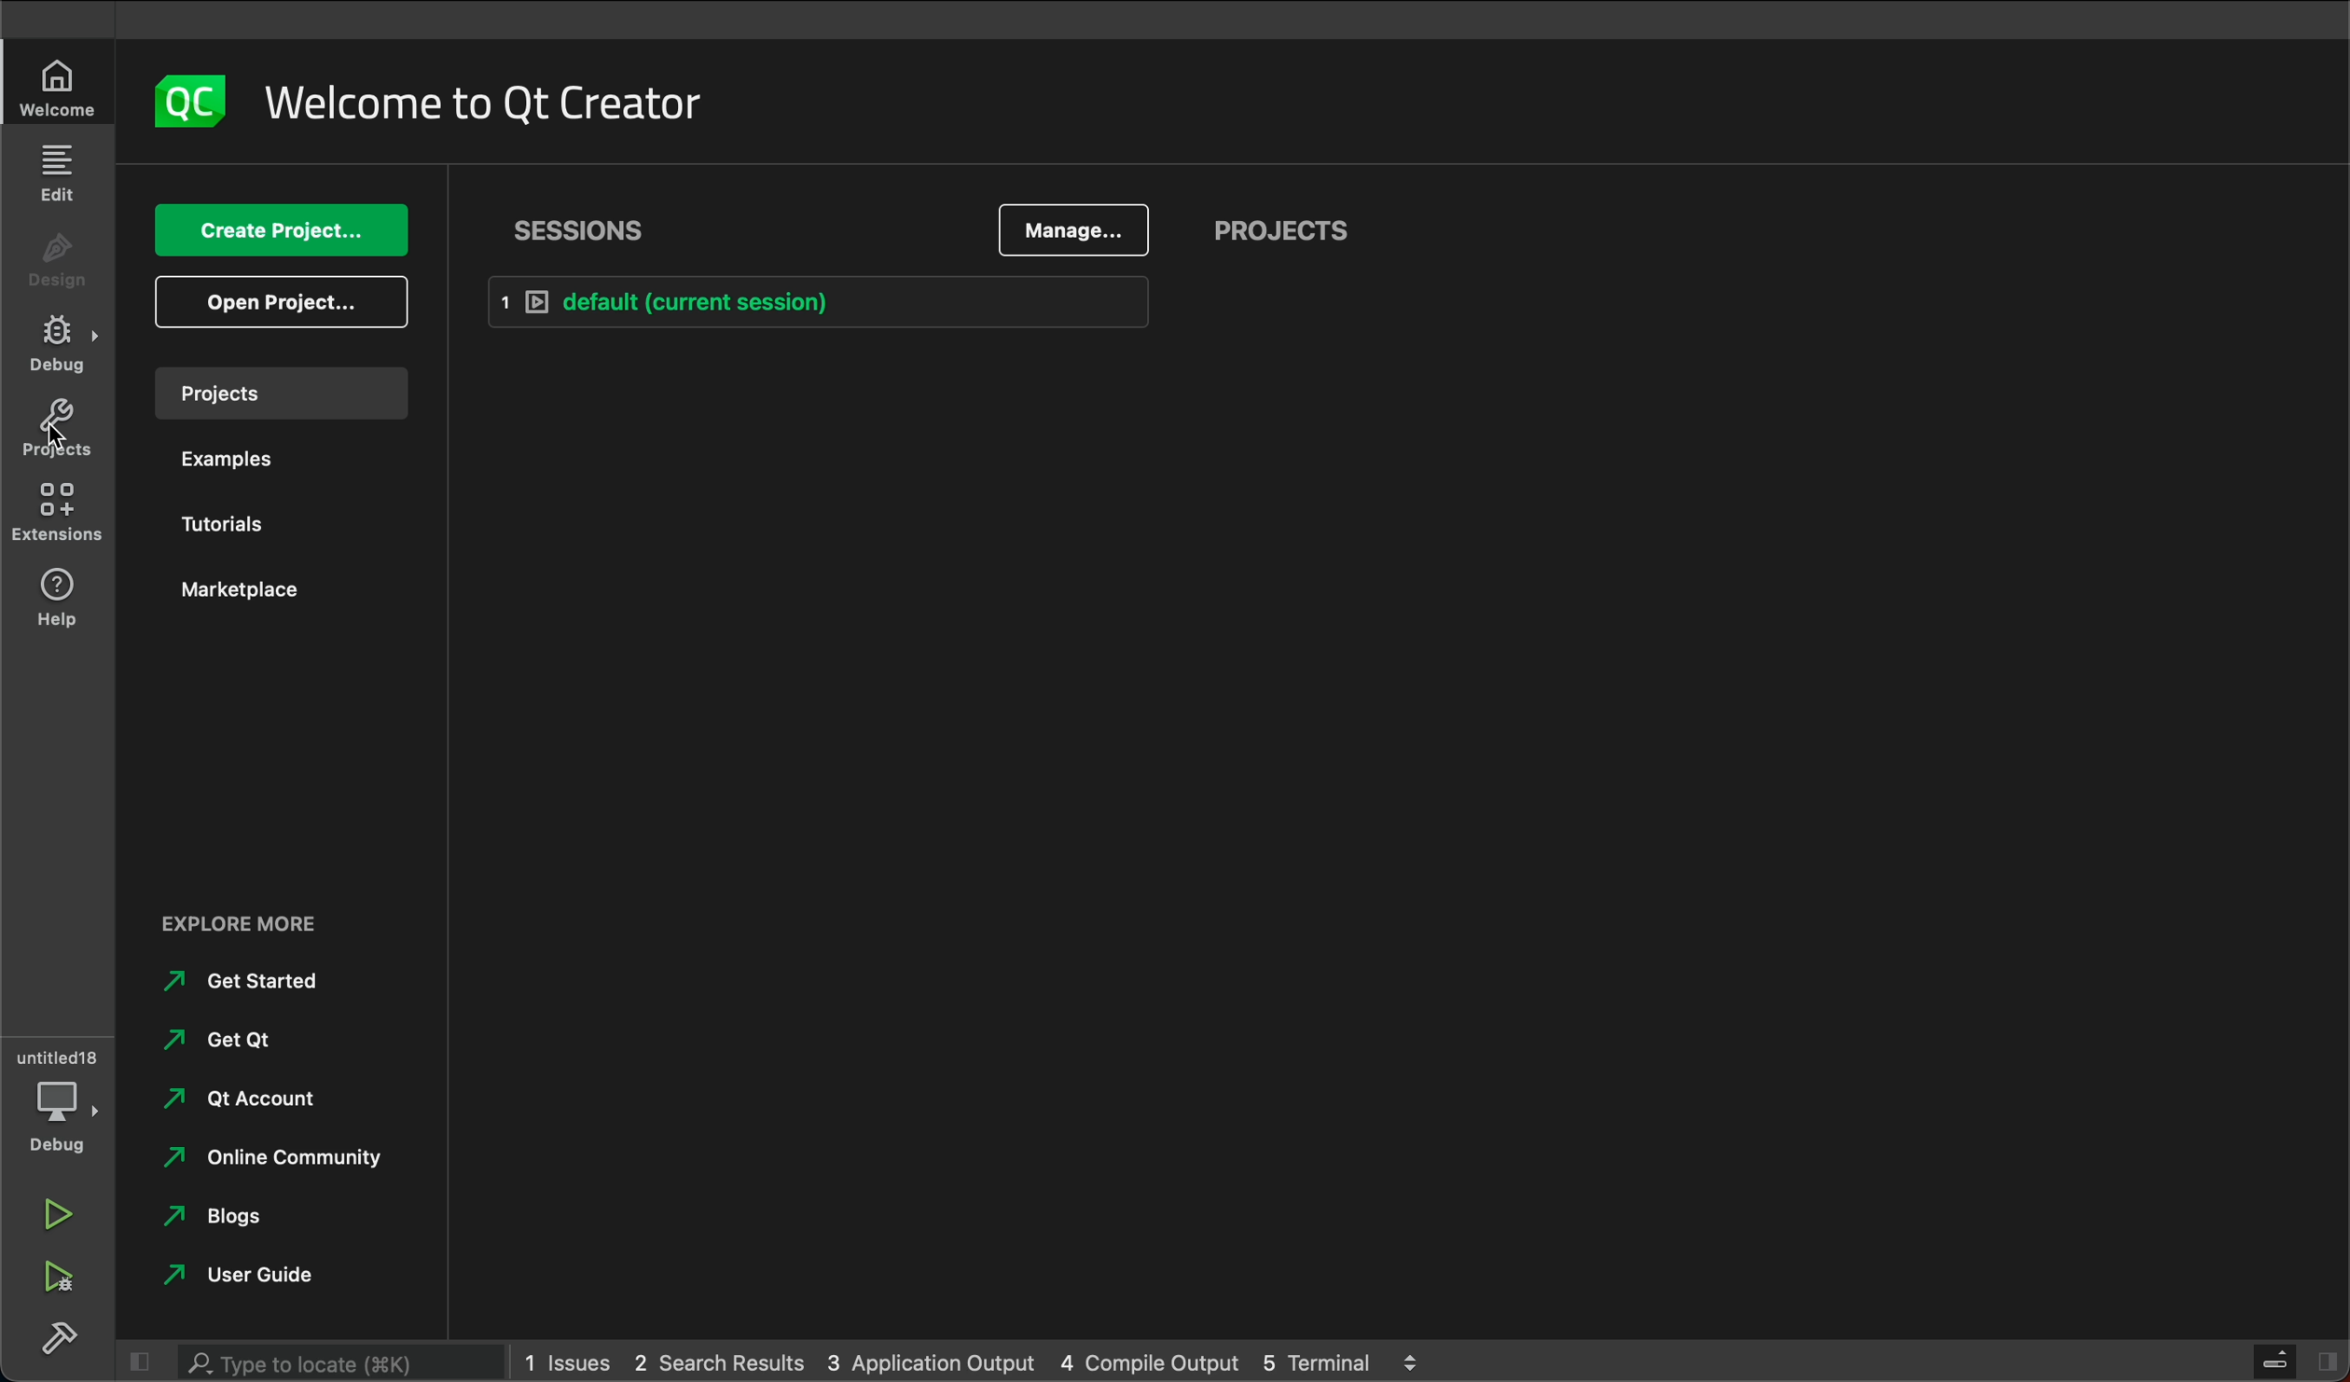  I want to click on debug, so click(62, 1123).